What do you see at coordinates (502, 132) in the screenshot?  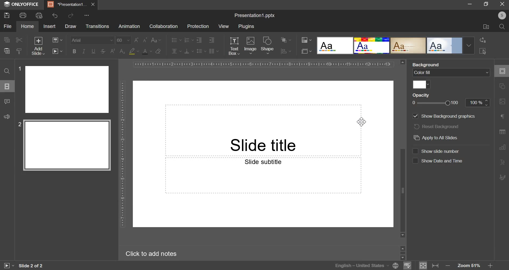 I see `table settings` at bounding box center [502, 132].